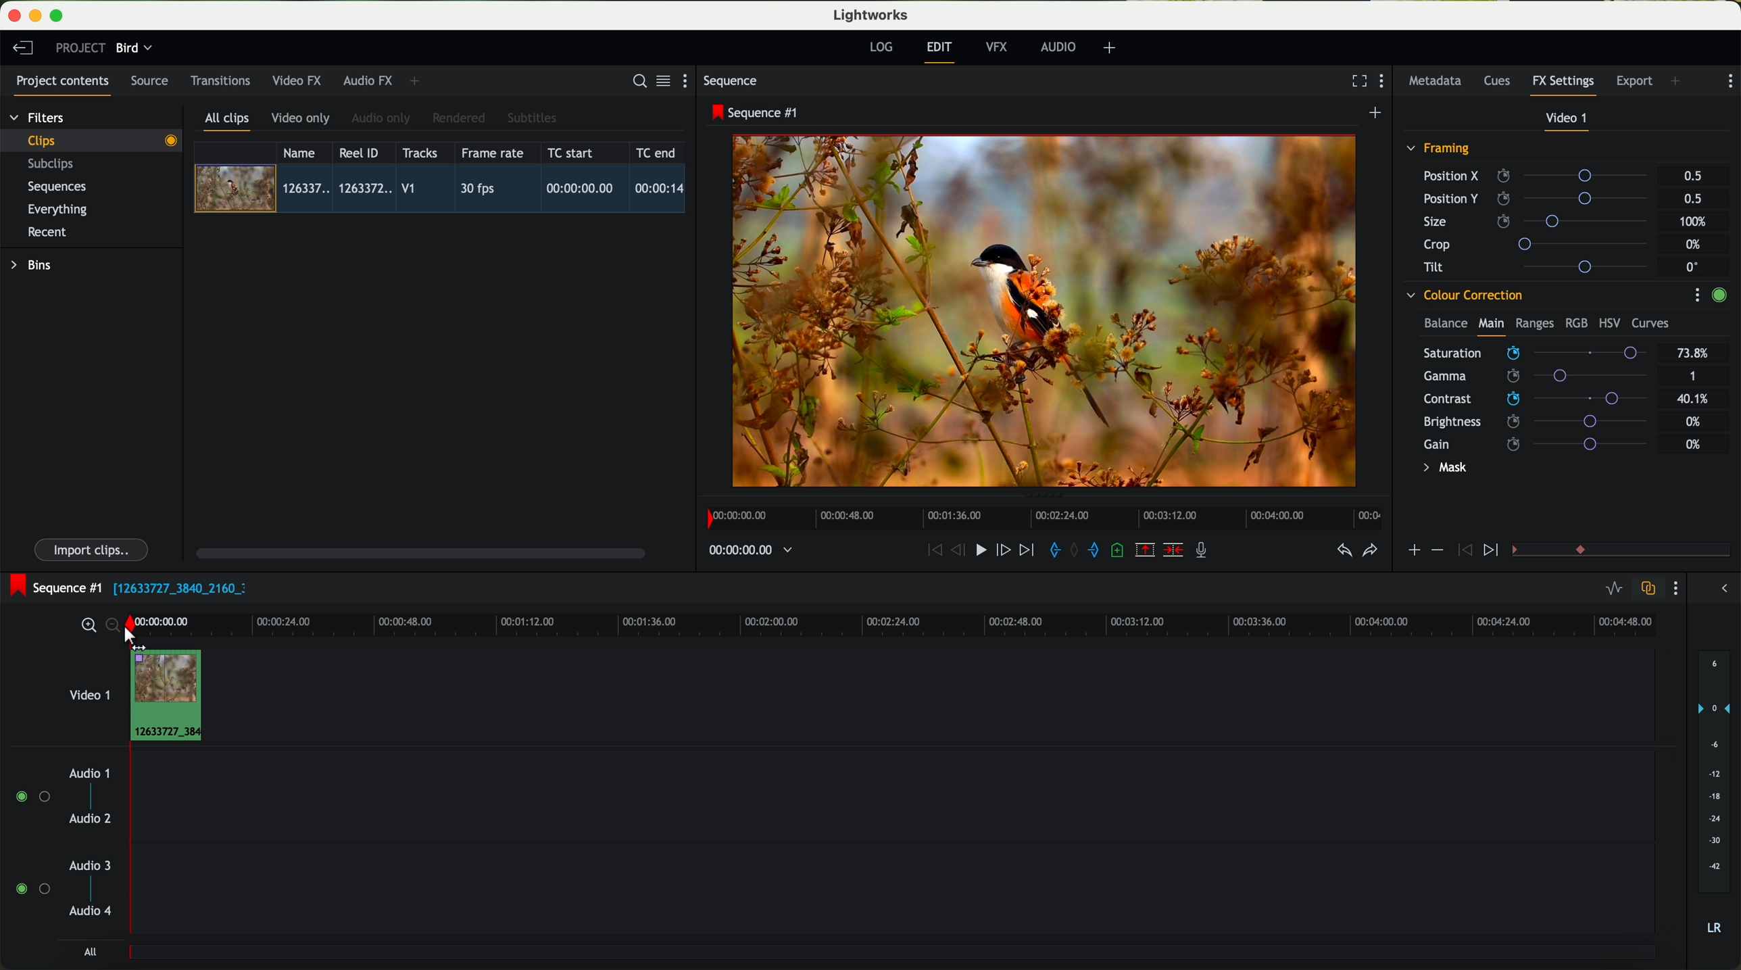 The height and width of the screenshot is (970, 1741). Describe the element at coordinates (1343, 551) in the screenshot. I see `undo` at that location.